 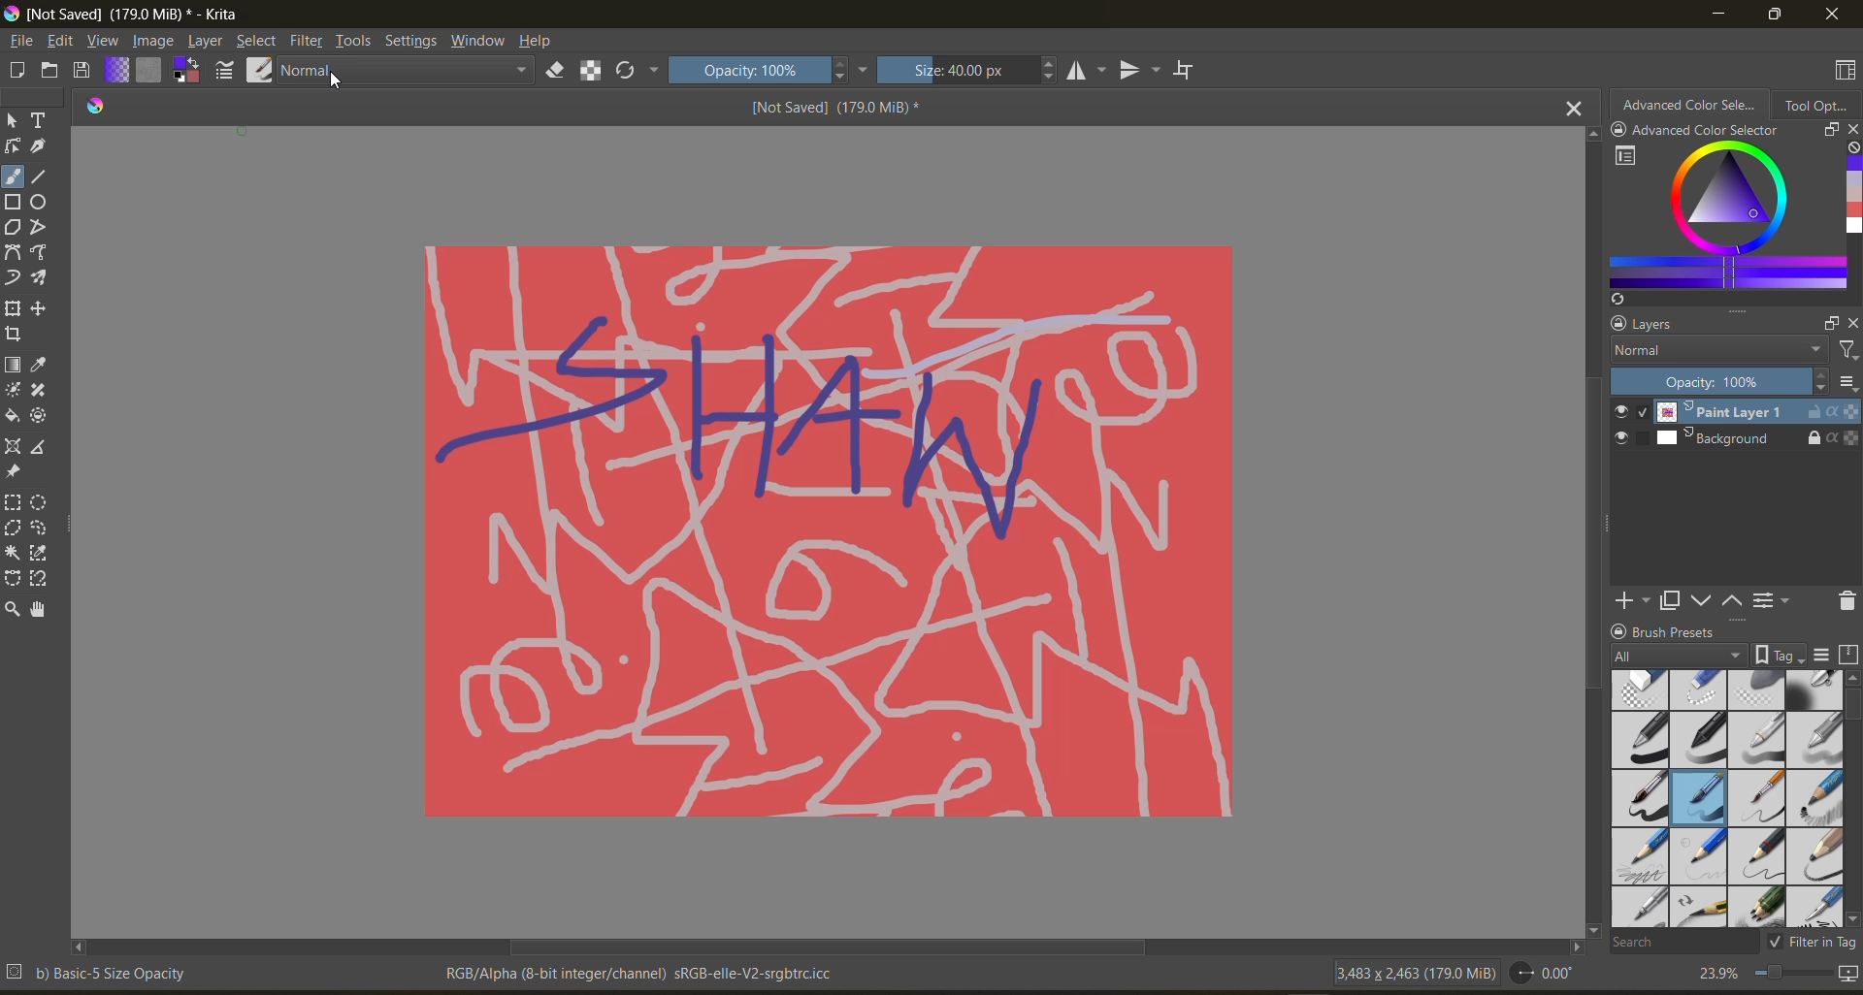 I want to click on wrap around mode, so click(x=1187, y=69).